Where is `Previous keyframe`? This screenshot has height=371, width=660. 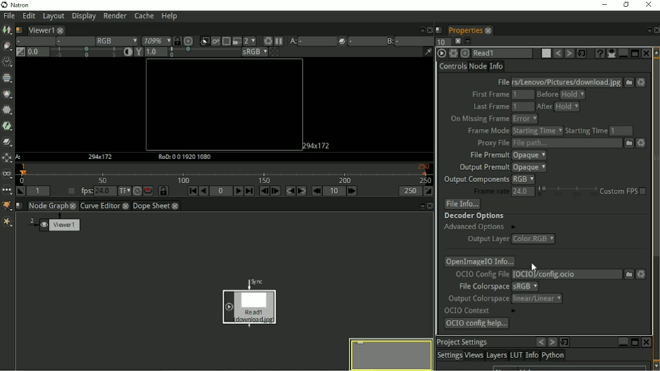
Previous keyframe is located at coordinates (290, 191).